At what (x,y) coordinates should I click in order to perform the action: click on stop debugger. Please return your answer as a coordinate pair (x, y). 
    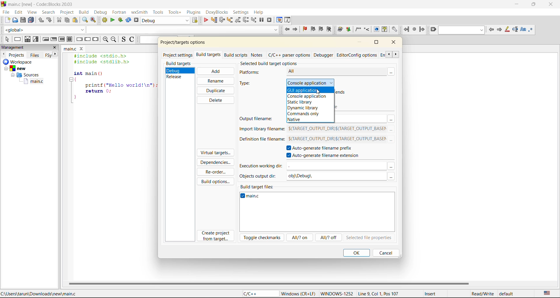
    Looking at the image, I should click on (269, 20).